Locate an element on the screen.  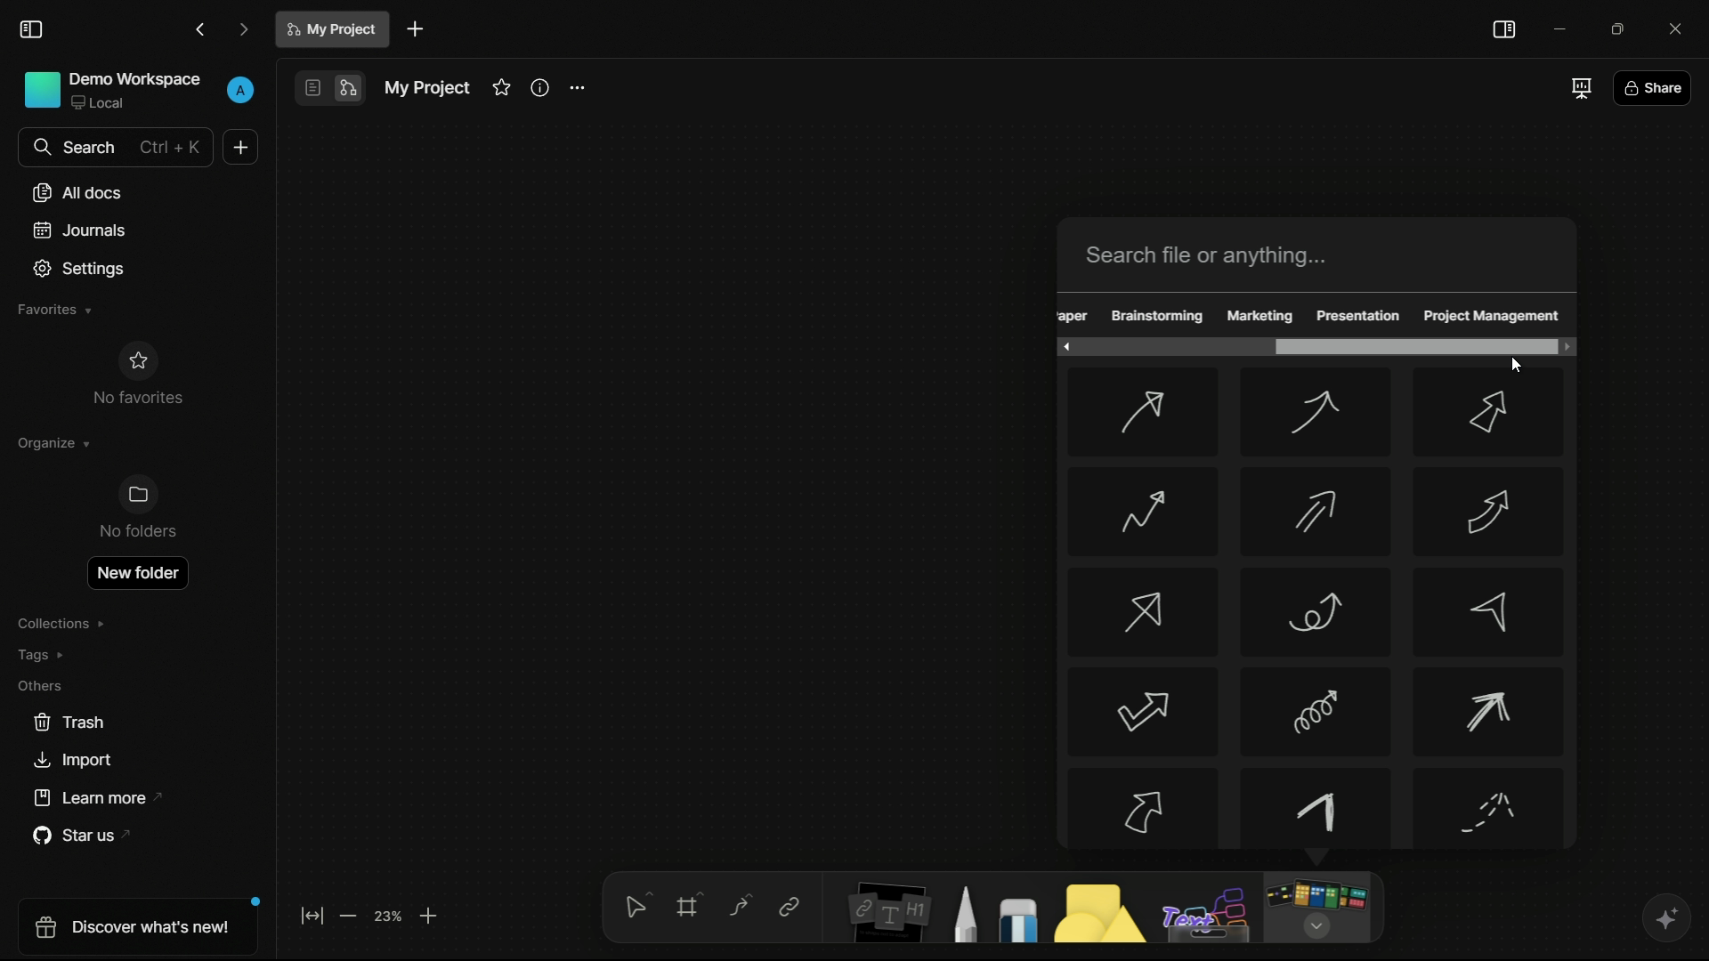
arrow-6 is located at coordinates (1491, 510).